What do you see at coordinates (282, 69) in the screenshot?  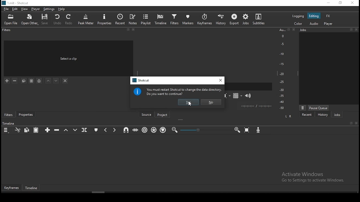 I see `scale` at bounding box center [282, 69].